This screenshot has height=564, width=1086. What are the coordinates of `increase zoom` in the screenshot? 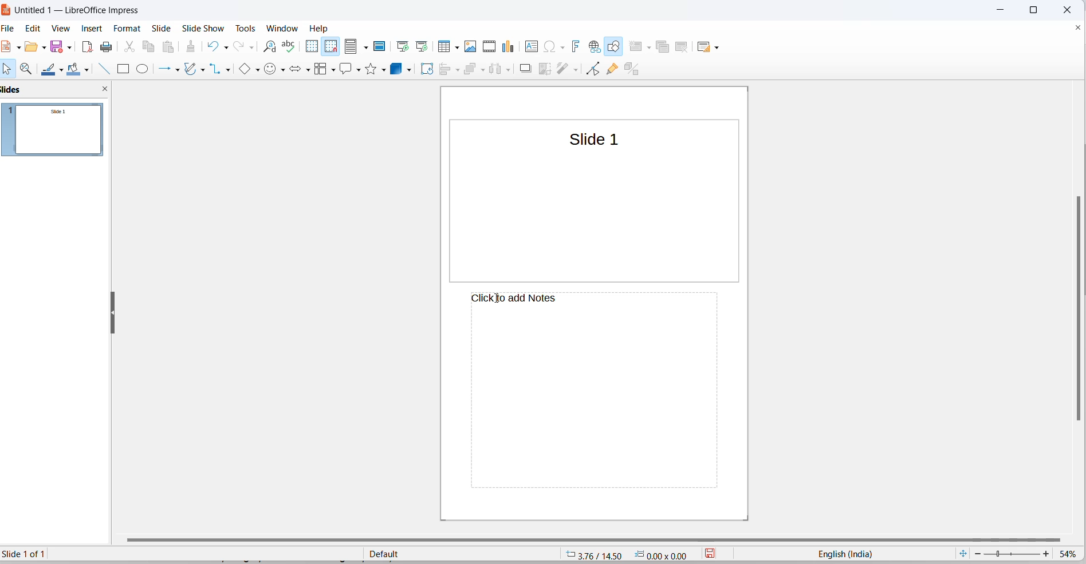 It's located at (1047, 555).